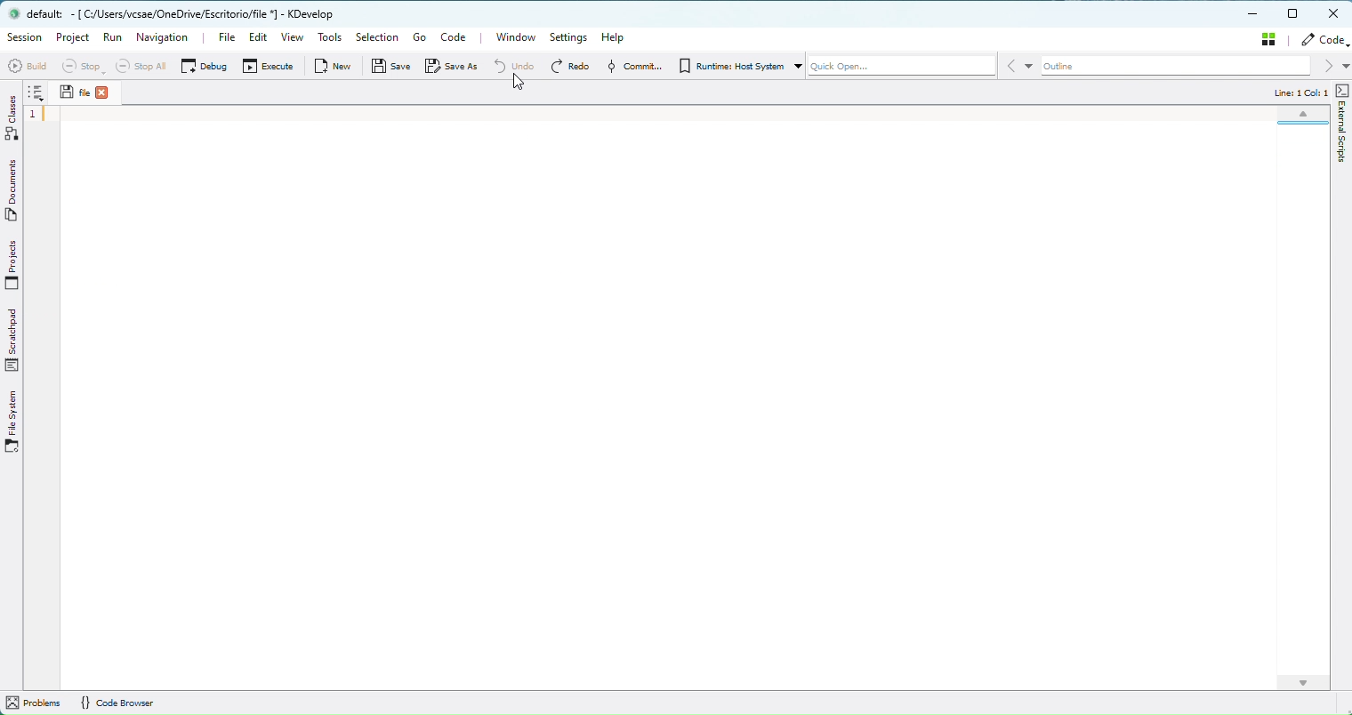  Describe the element at coordinates (17, 336) in the screenshot. I see `Scrathpad` at that location.